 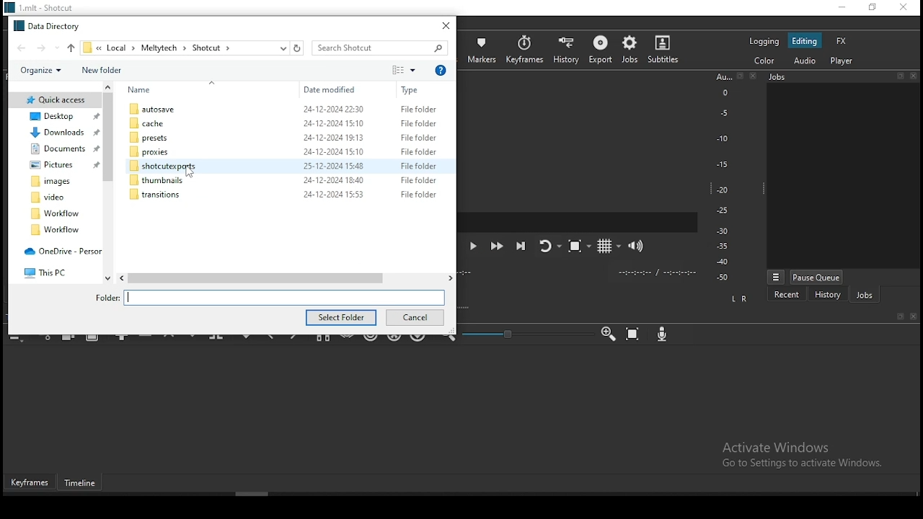 What do you see at coordinates (155, 194) in the screenshot?
I see `local folder` at bounding box center [155, 194].